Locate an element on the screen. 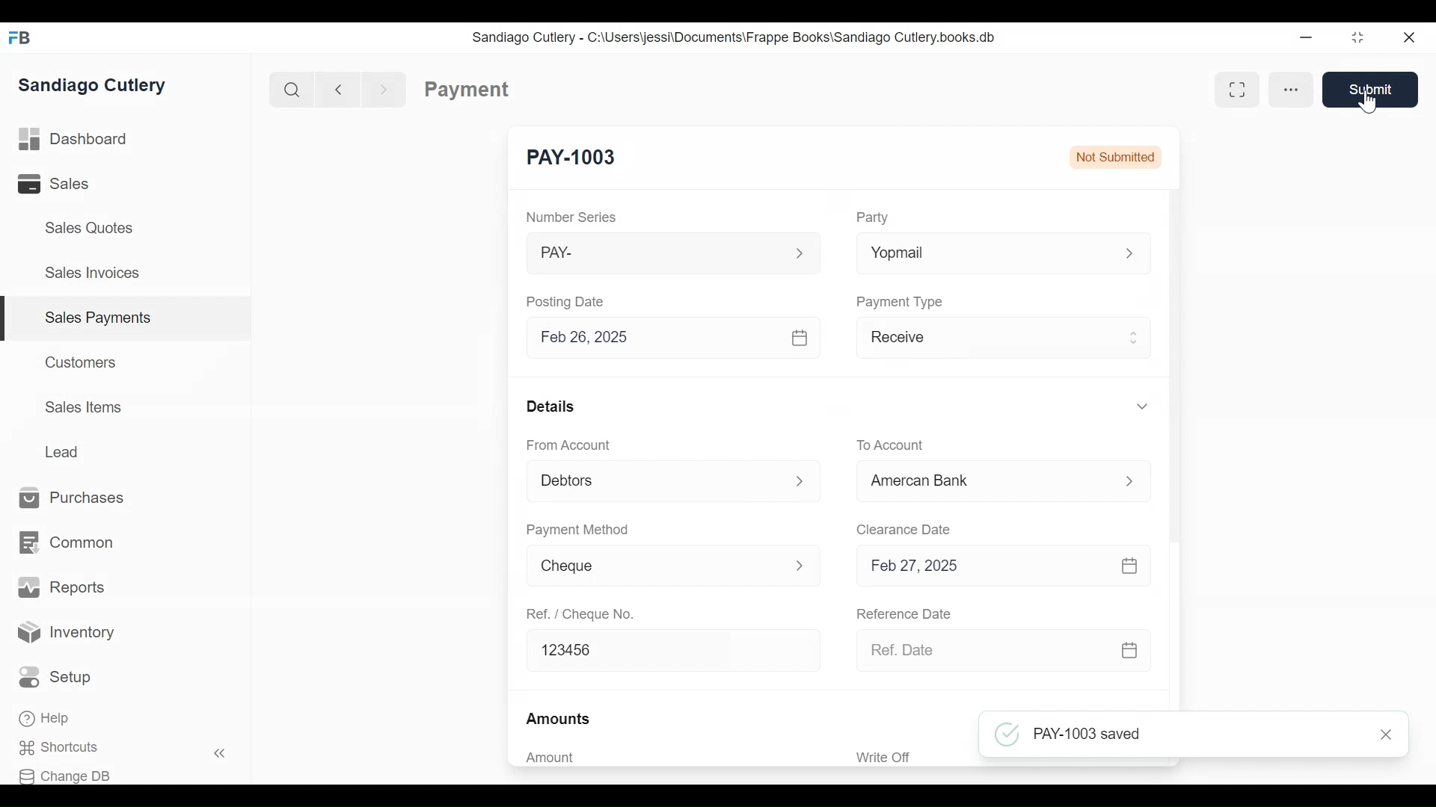  Expand is located at coordinates (1135, 338).